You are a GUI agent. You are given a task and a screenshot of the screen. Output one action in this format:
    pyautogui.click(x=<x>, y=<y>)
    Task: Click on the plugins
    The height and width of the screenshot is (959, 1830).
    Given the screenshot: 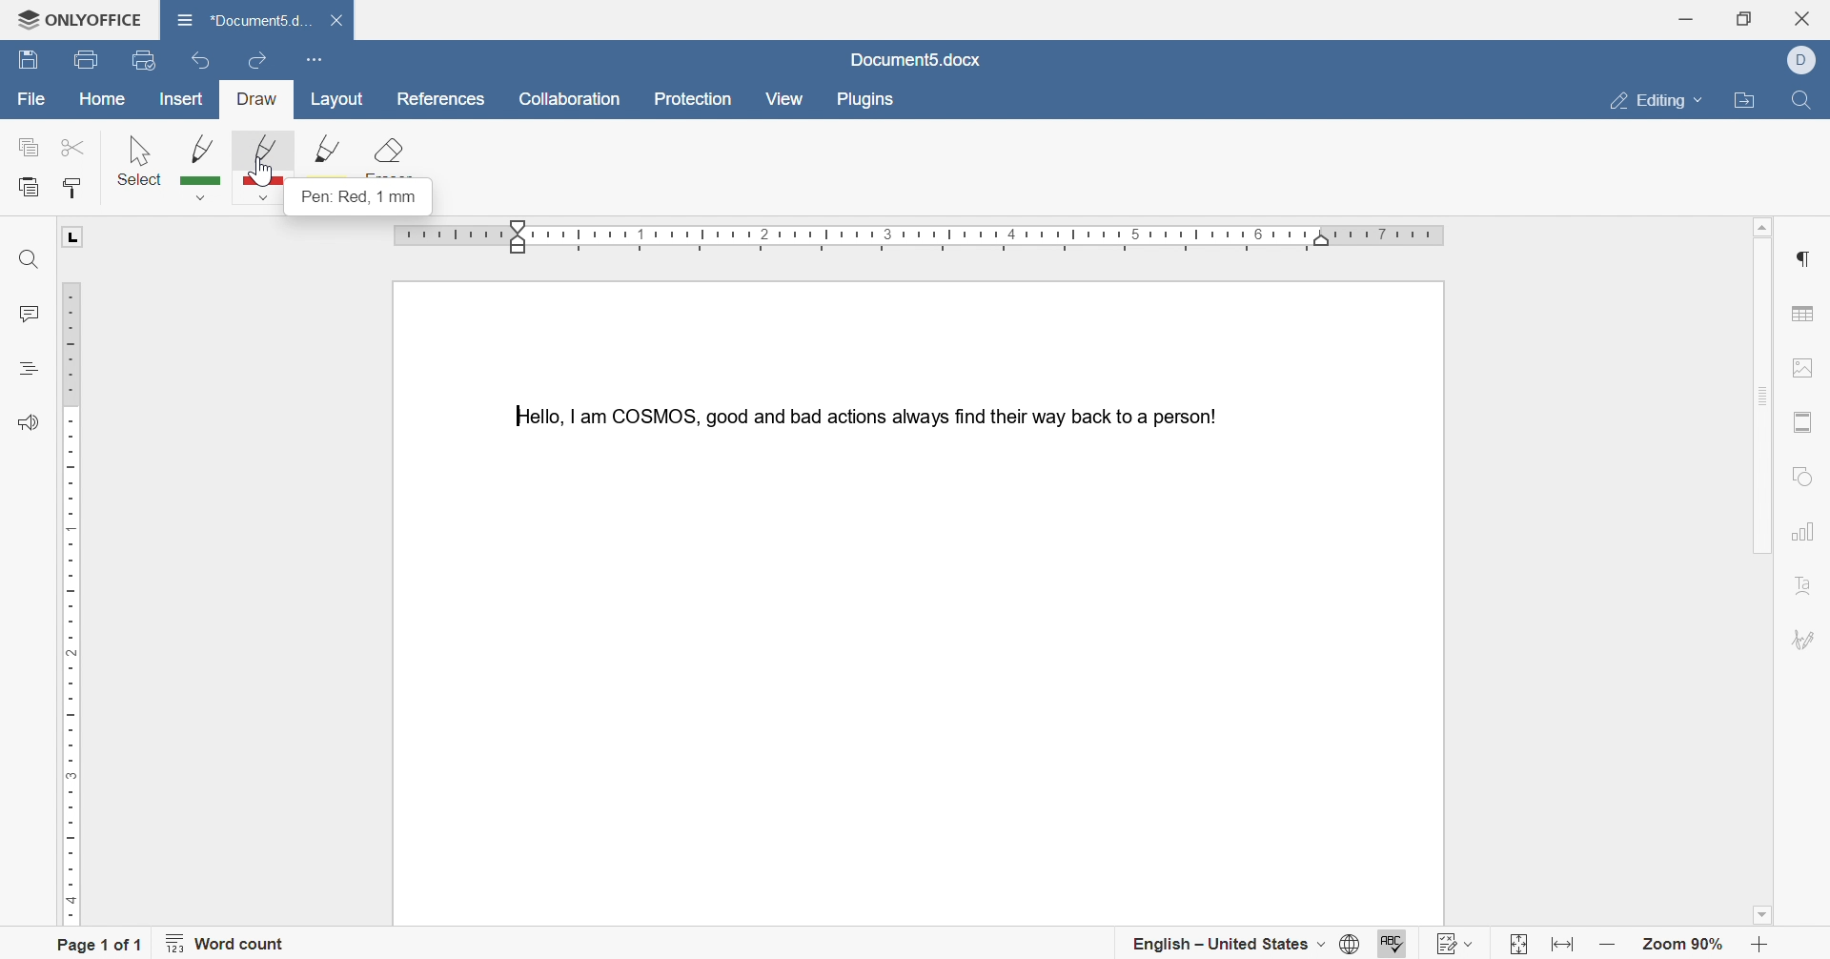 What is the action you would take?
    pyautogui.click(x=866, y=100)
    